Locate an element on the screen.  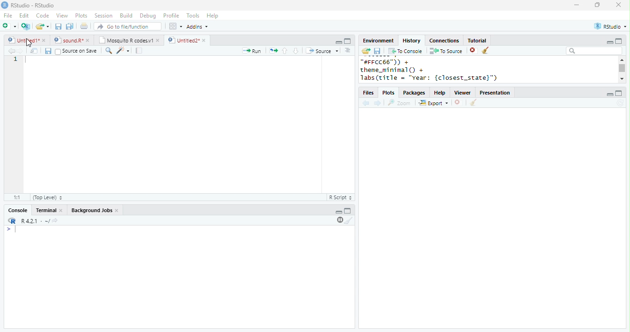
clear is located at coordinates (485, 50).